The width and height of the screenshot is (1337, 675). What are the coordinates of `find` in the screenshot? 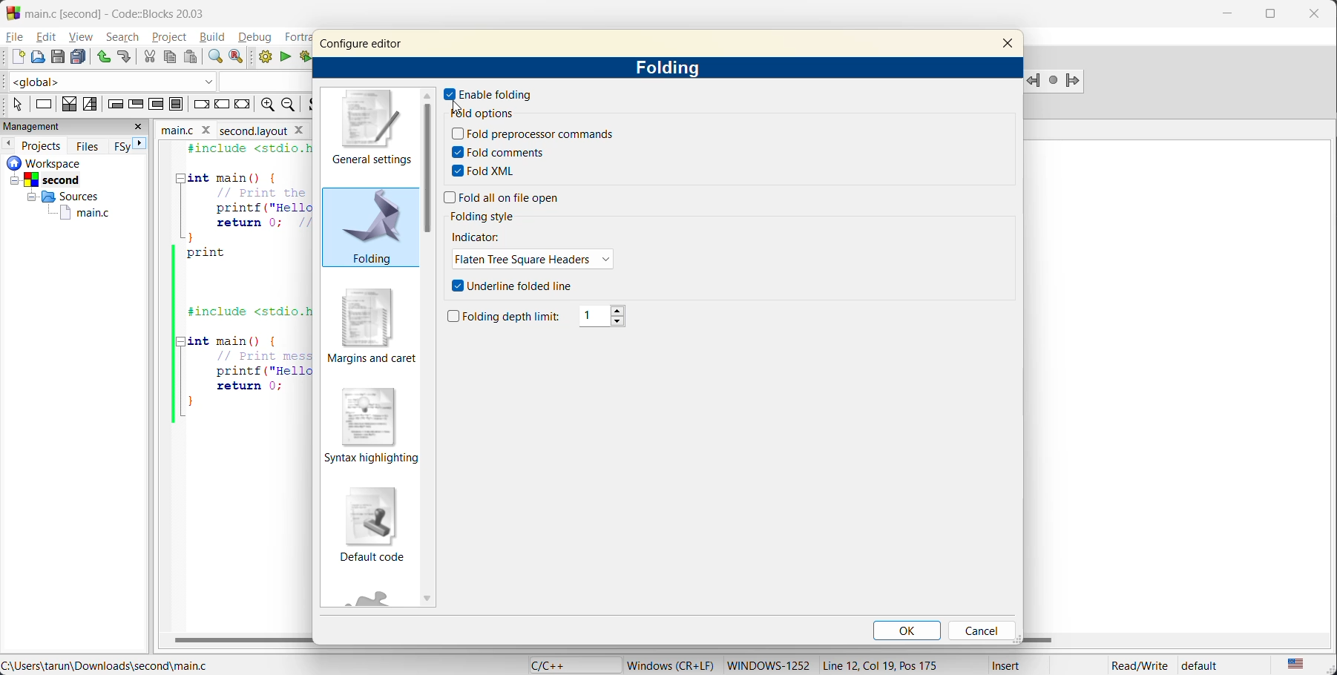 It's located at (215, 56).